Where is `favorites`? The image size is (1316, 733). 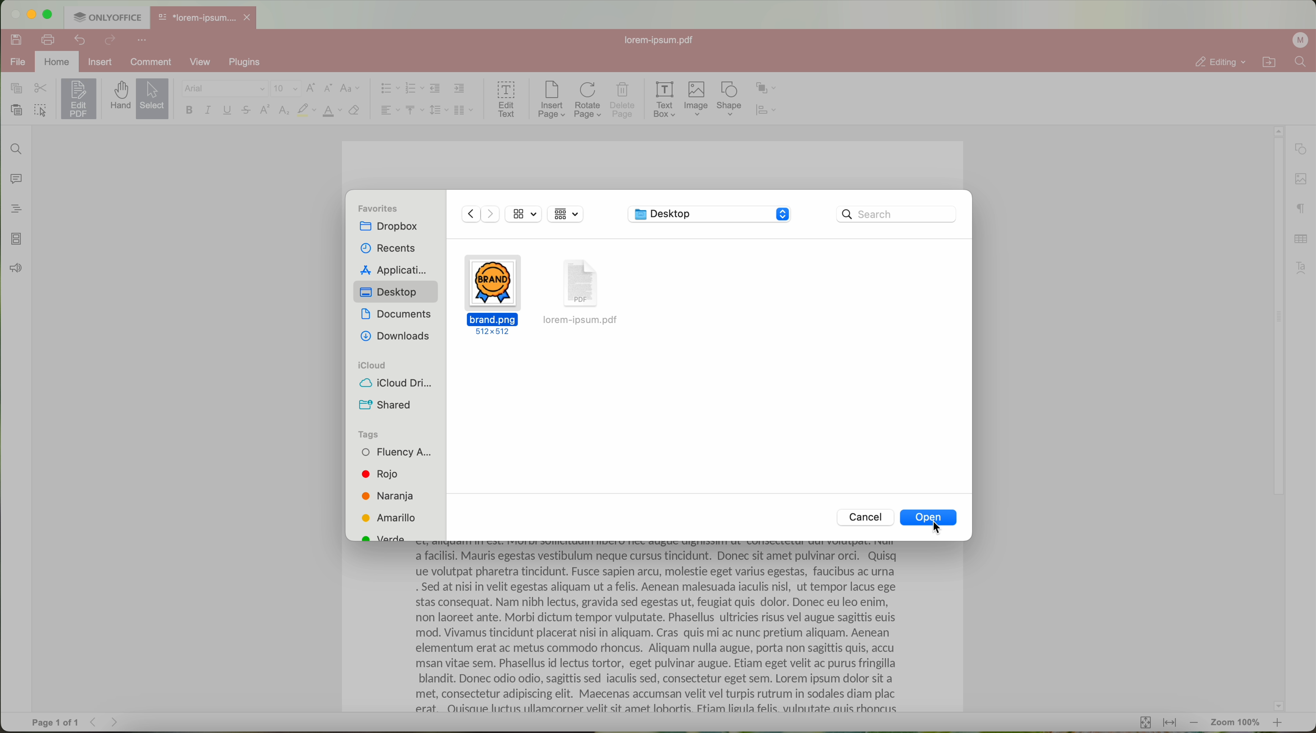 favorites is located at coordinates (375, 209).